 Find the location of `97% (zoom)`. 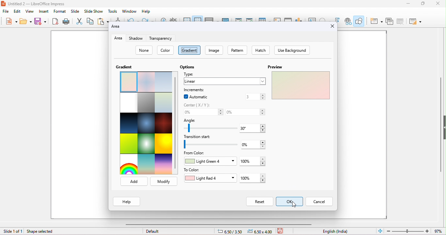

97% (zoom) is located at coordinates (414, 231).